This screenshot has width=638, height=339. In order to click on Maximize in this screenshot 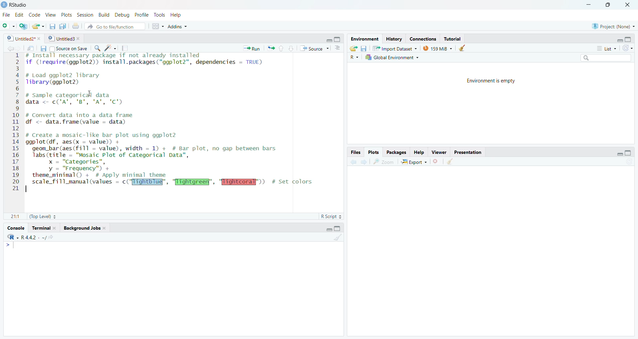, I will do `click(338, 39)`.